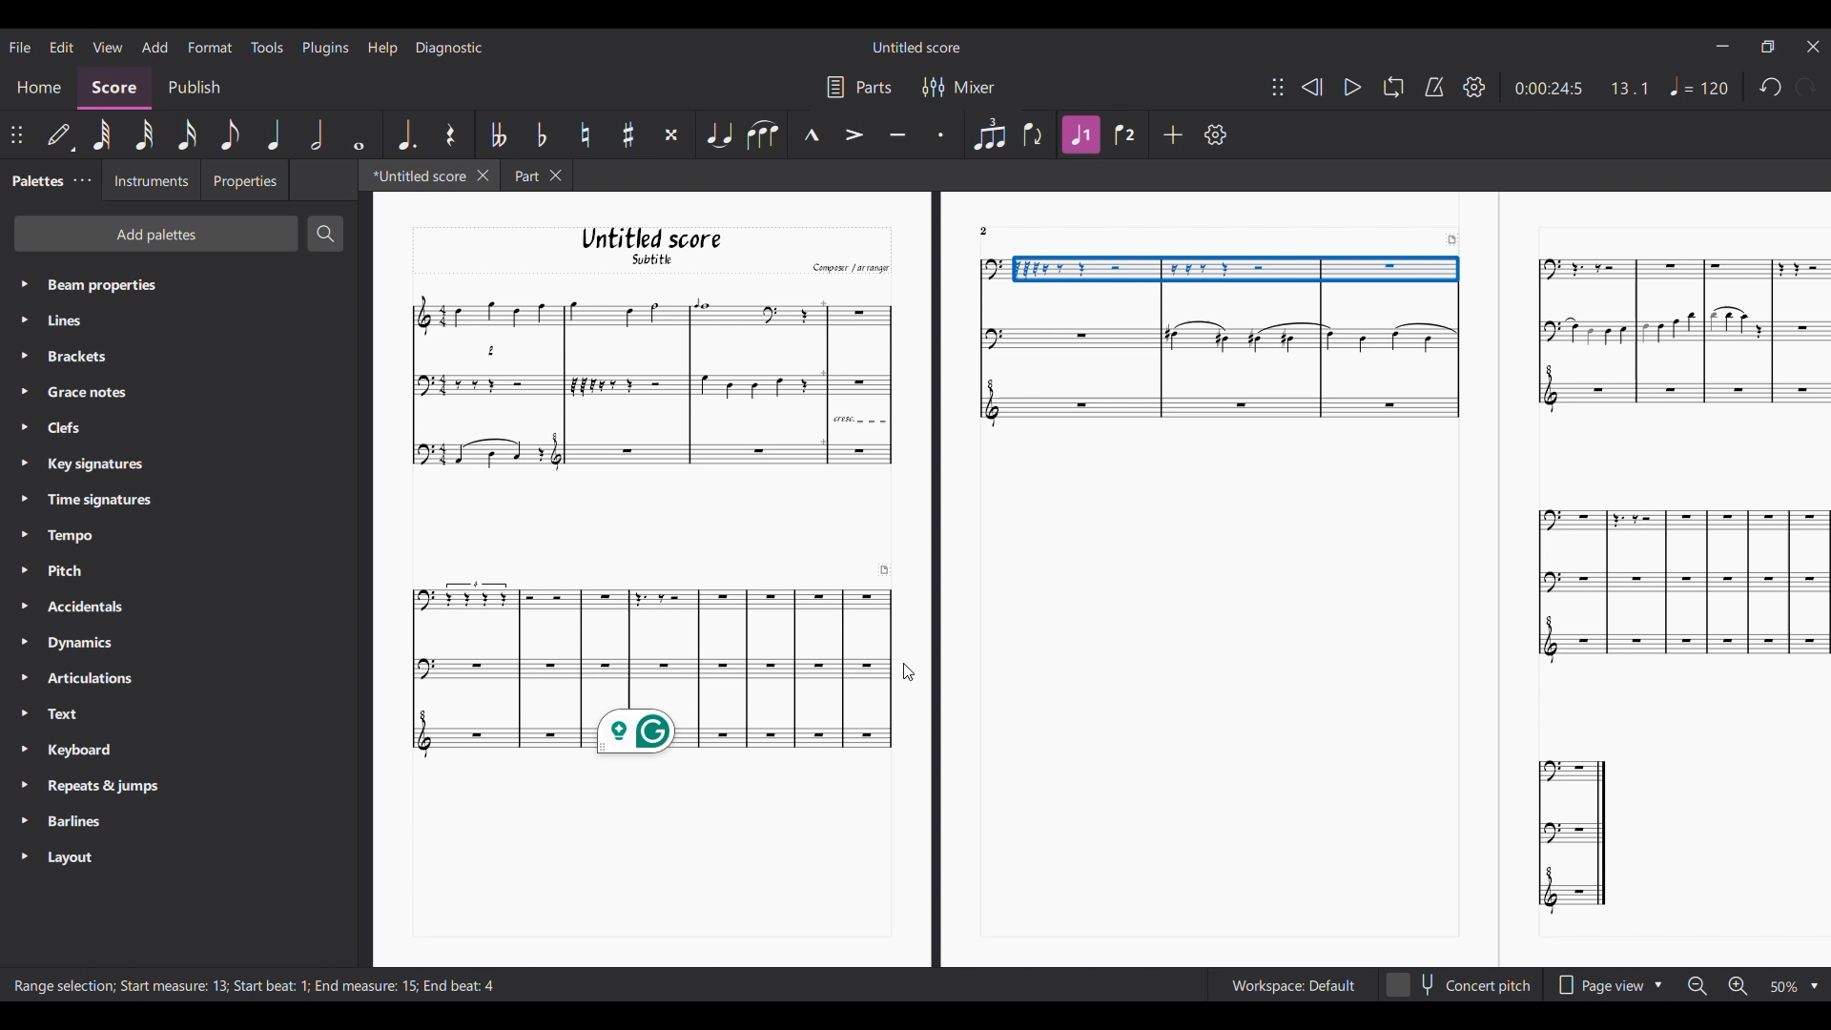 This screenshot has height=1030, width=1831. I want to click on Untitled score, so click(916, 48).